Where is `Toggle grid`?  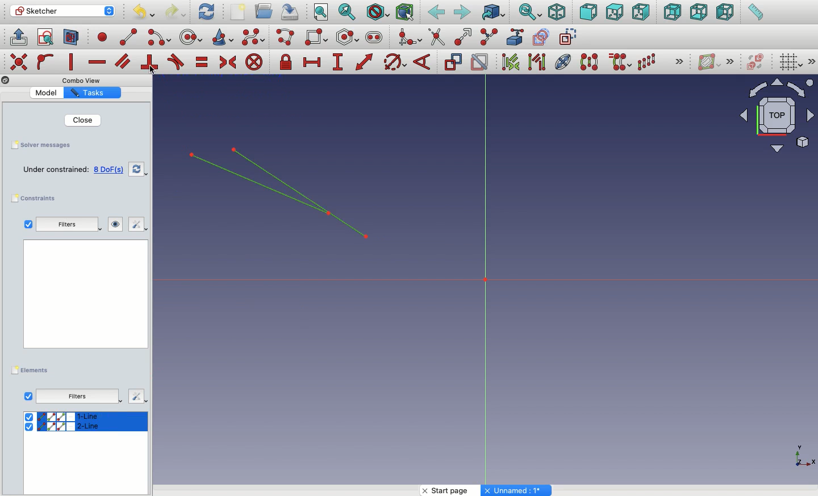 Toggle grid is located at coordinates (791, 63).